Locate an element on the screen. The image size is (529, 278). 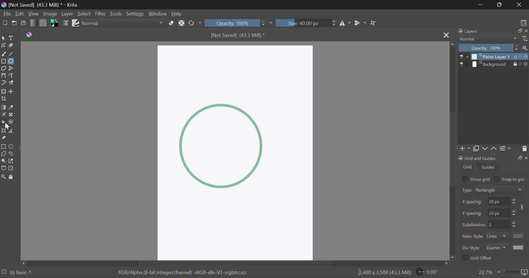
Show grid is located at coordinates (476, 179).